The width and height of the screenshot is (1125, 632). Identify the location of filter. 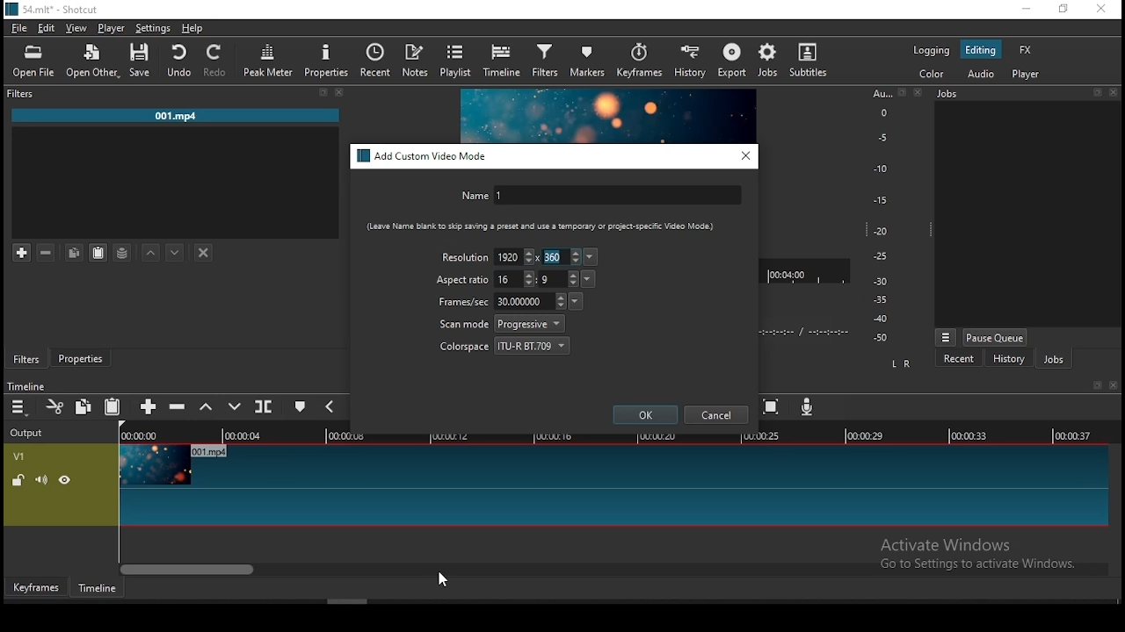
(546, 61).